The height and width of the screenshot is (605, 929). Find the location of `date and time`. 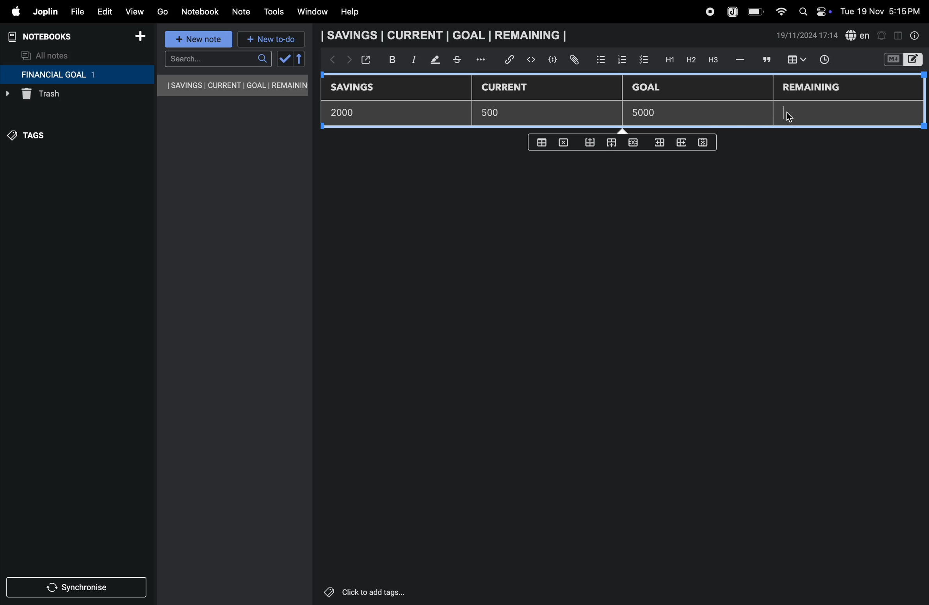

date and time is located at coordinates (883, 11).